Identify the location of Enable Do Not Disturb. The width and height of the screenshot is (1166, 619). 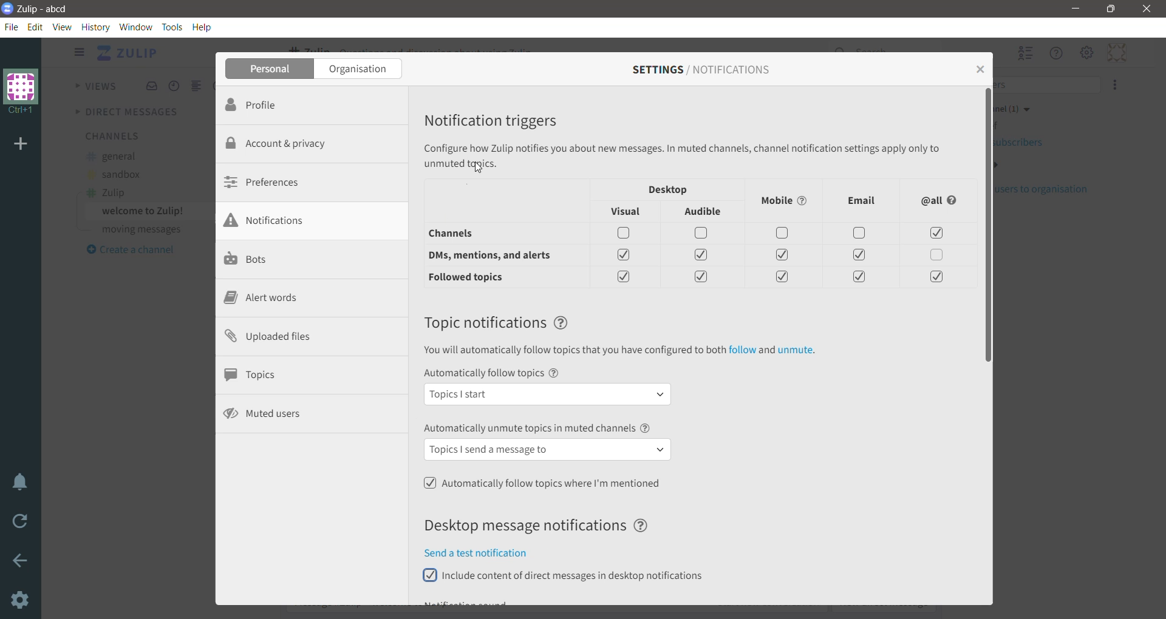
(21, 483).